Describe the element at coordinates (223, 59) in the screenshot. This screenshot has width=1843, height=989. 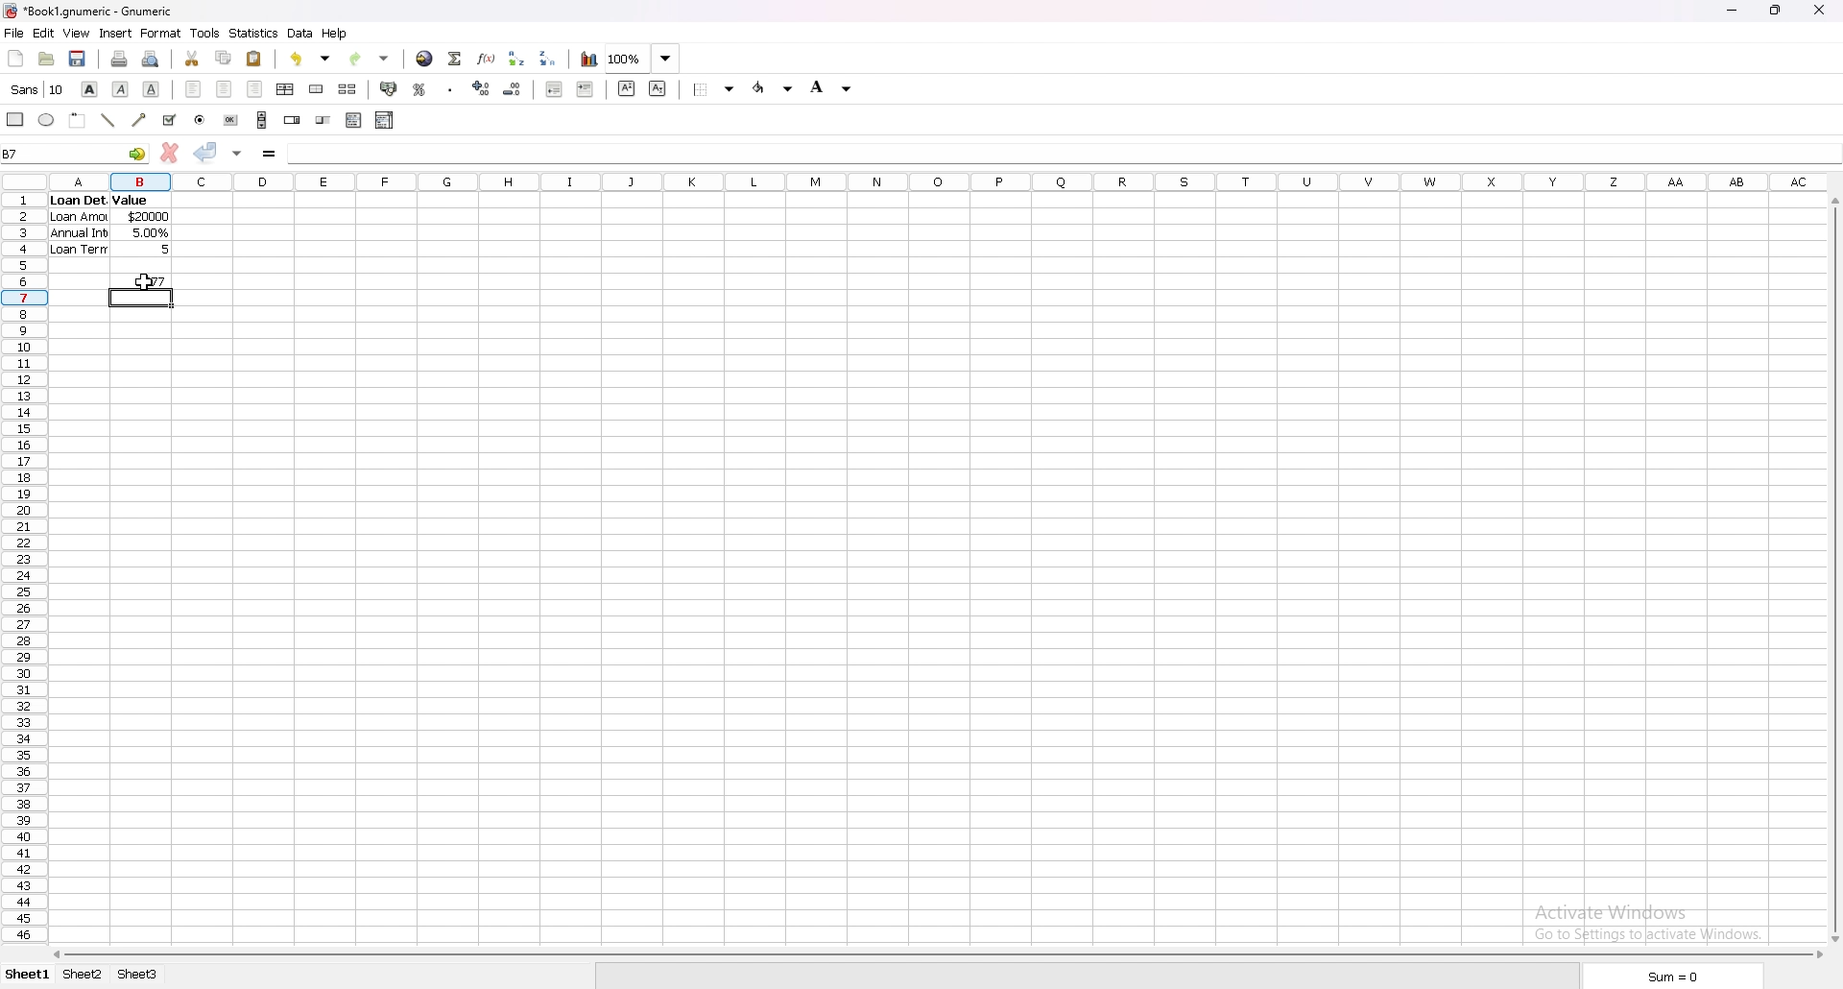
I see `copy` at that location.